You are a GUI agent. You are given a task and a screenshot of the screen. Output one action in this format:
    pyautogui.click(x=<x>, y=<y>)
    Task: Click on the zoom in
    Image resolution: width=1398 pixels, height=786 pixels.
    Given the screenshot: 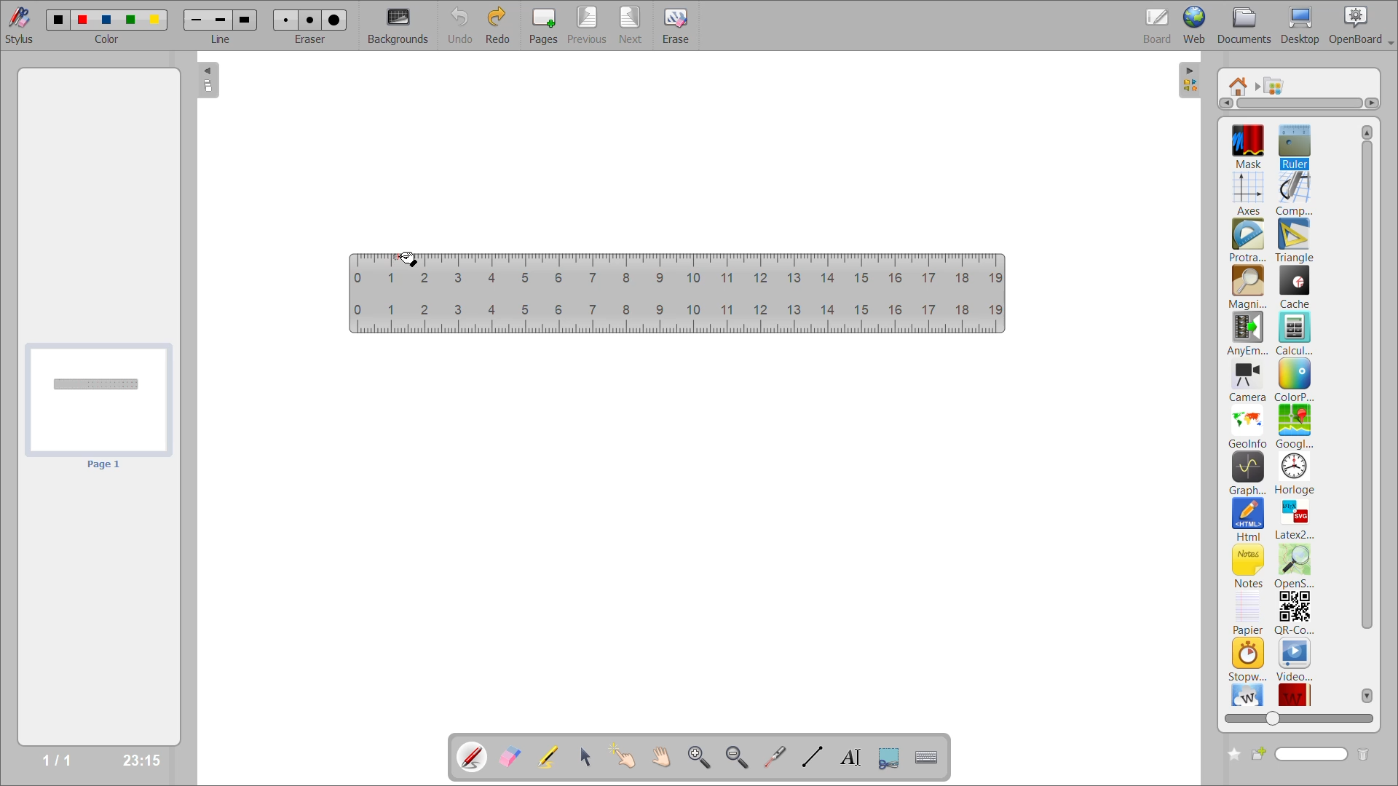 What is the action you would take?
    pyautogui.click(x=702, y=757)
    